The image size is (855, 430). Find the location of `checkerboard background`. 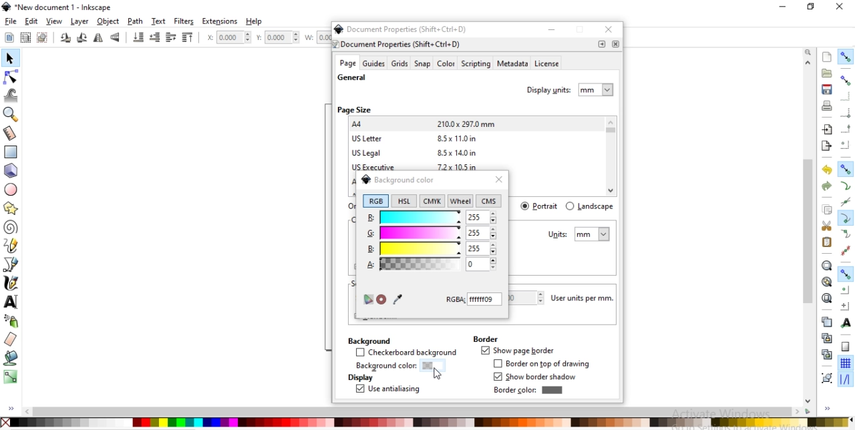

checkerboard background is located at coordinates (407, 353).